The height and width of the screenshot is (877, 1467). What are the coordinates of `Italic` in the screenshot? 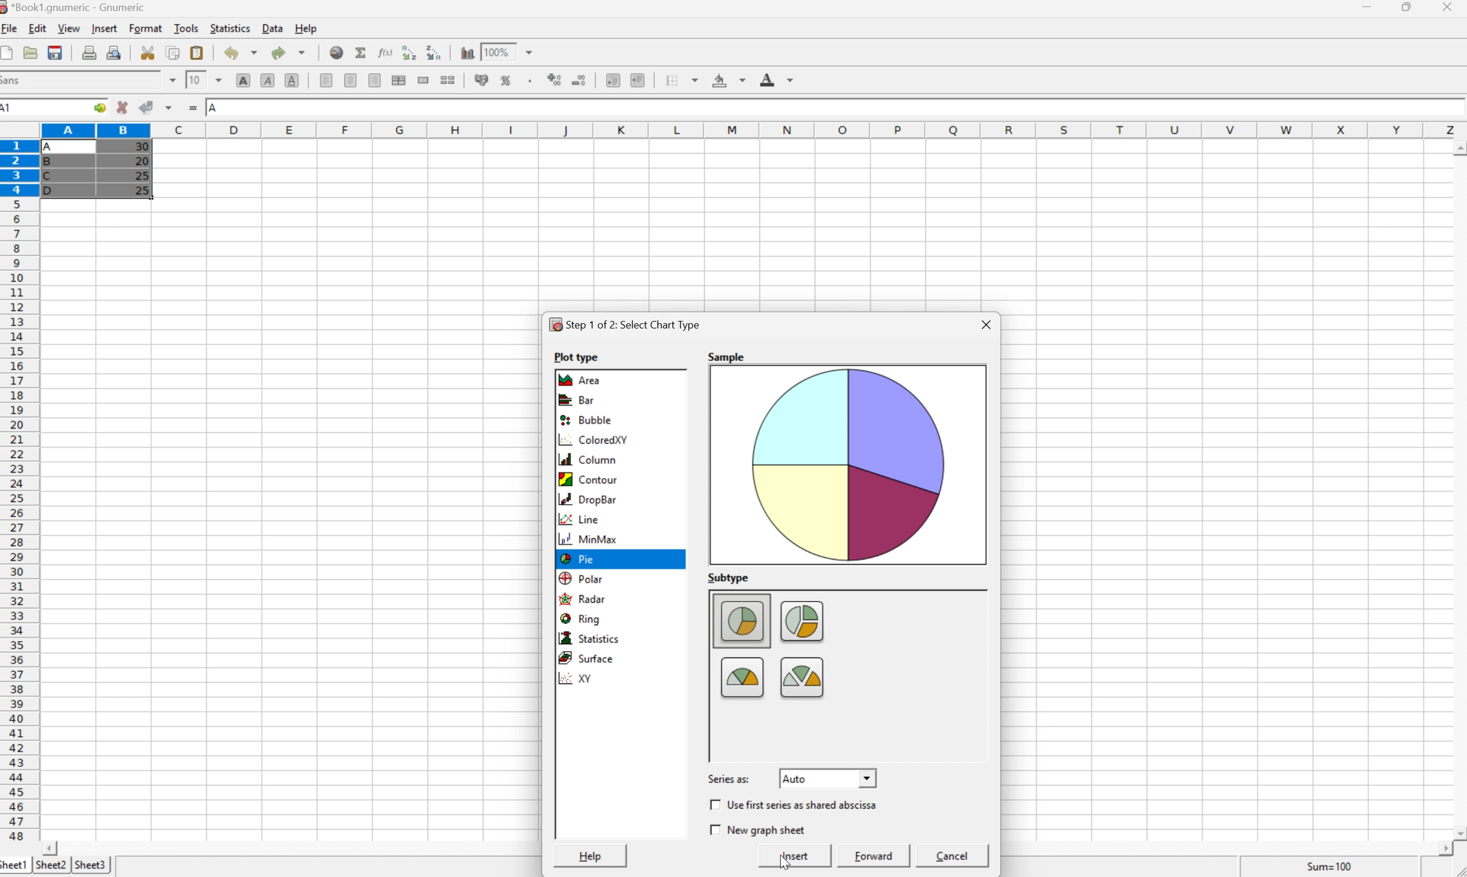 It's located at (268, 79).